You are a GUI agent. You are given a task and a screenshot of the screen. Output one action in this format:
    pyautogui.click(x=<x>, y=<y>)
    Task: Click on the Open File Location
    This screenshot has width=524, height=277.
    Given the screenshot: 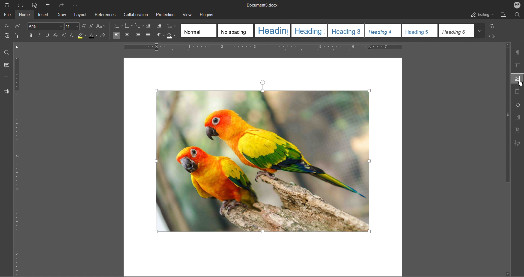 What is the action you would take?
    pyautogui.click(x=505, y=16)
    